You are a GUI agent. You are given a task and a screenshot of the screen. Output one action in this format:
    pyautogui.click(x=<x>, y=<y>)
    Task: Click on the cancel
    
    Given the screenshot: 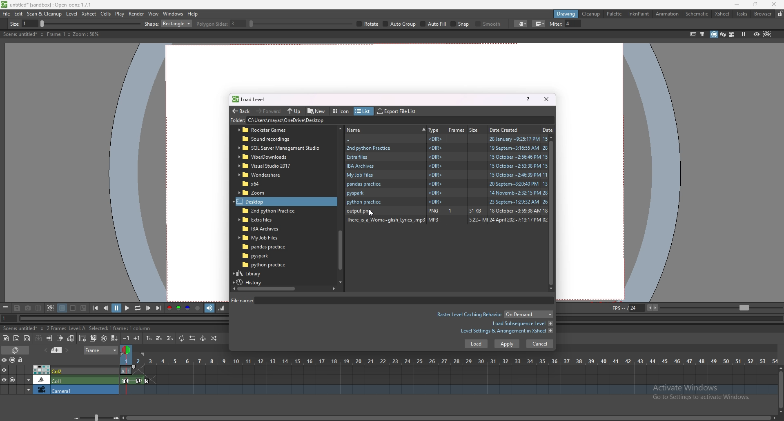 What is the action you would take?
    pyautogui.click(x=540, y=343)
    